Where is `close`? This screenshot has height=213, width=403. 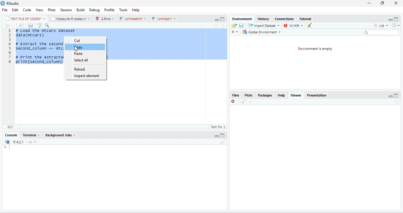 close is located at coordinates (396, 3).